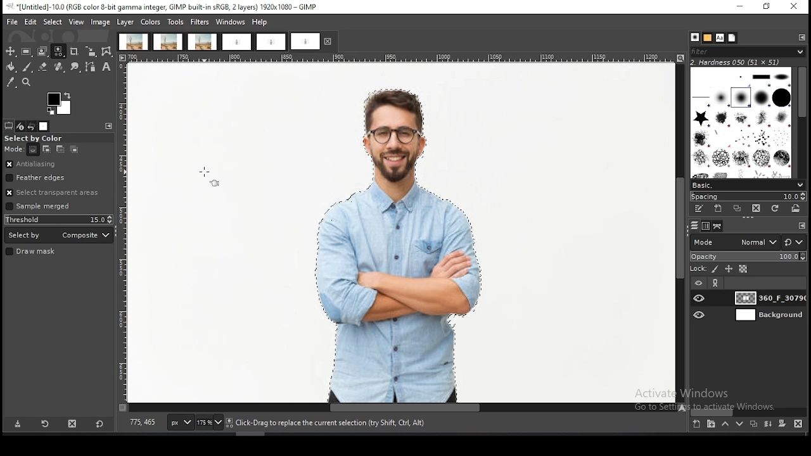  Describe the element at coordinates (231, 22) in the screenshot. I see `windows` at that location.